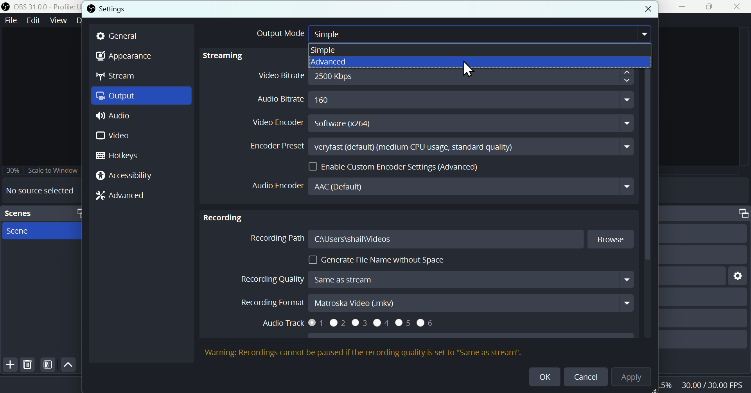 Image resolution: width=751 pixels, height=393 pixels. What do you see at coordinates (437, 187) in the screenshot?
I see `Audio encoder` at bounding box center [437, 187].